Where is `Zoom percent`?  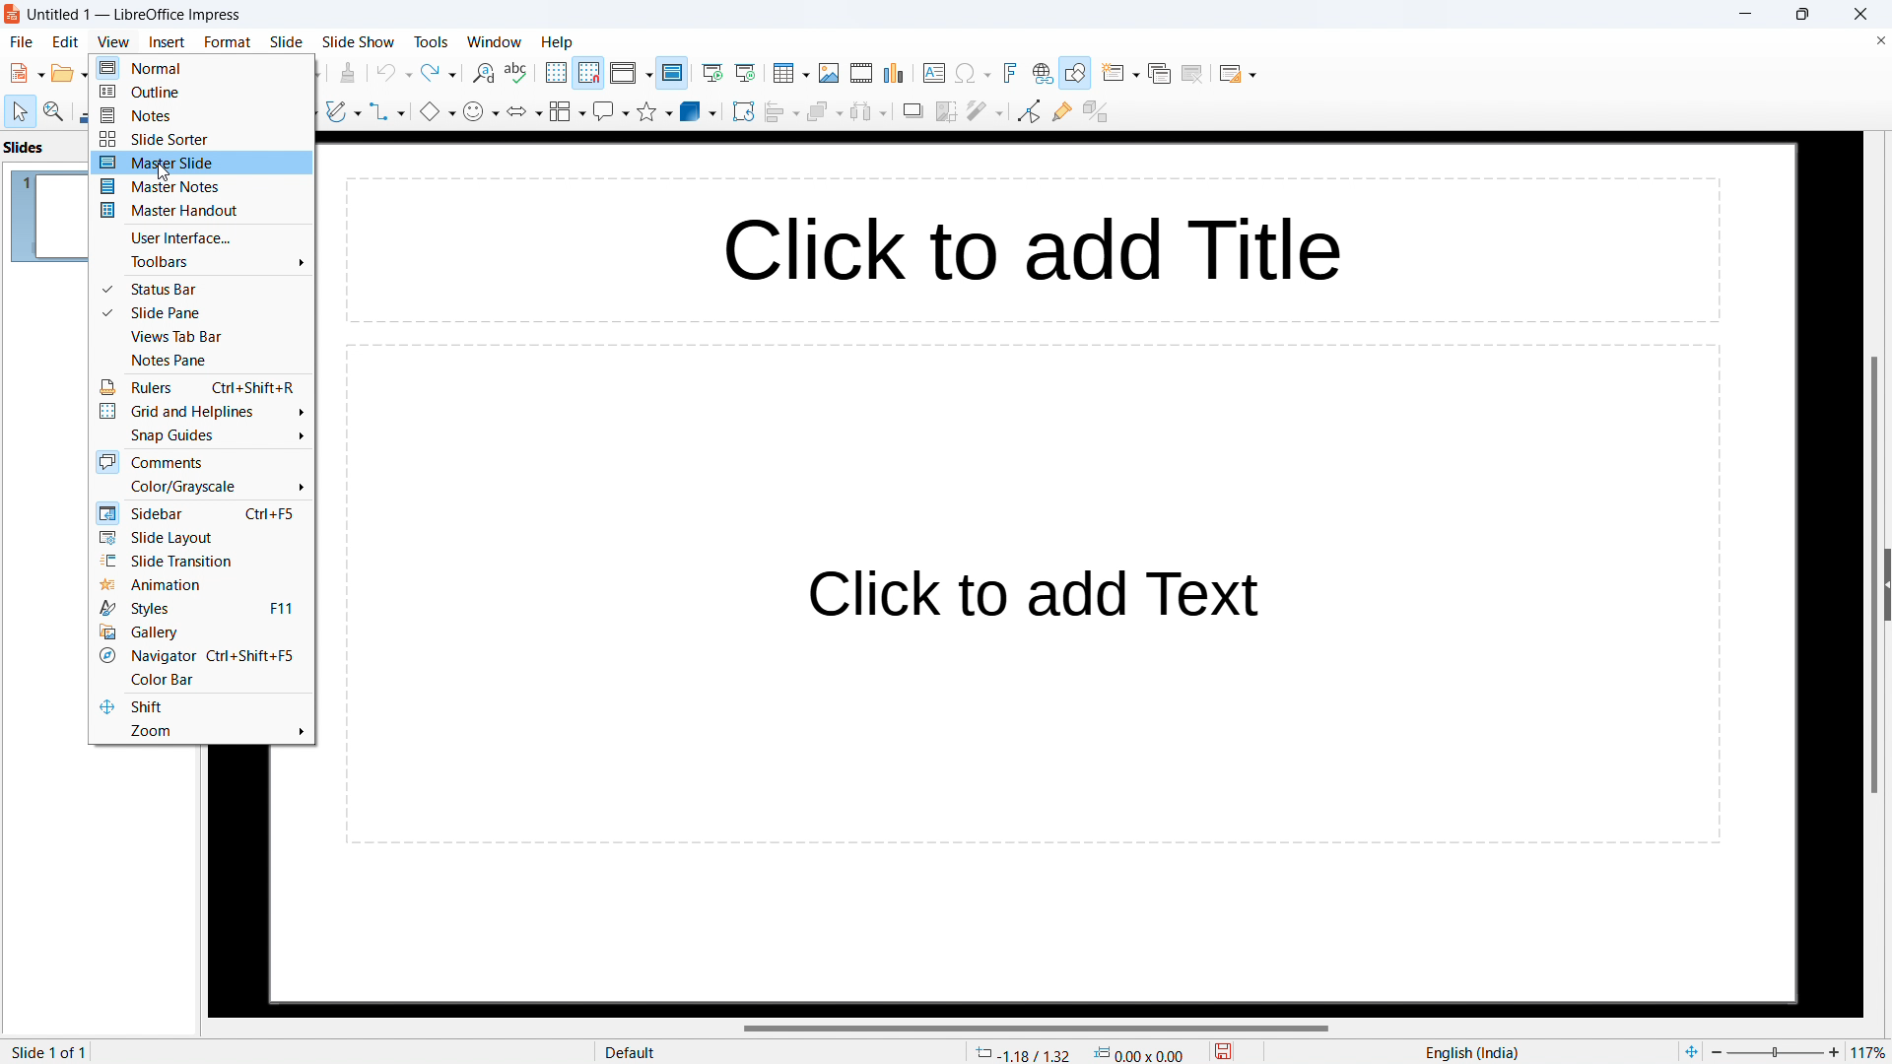
Zoom percent is located at coordinates (1776, 1052).